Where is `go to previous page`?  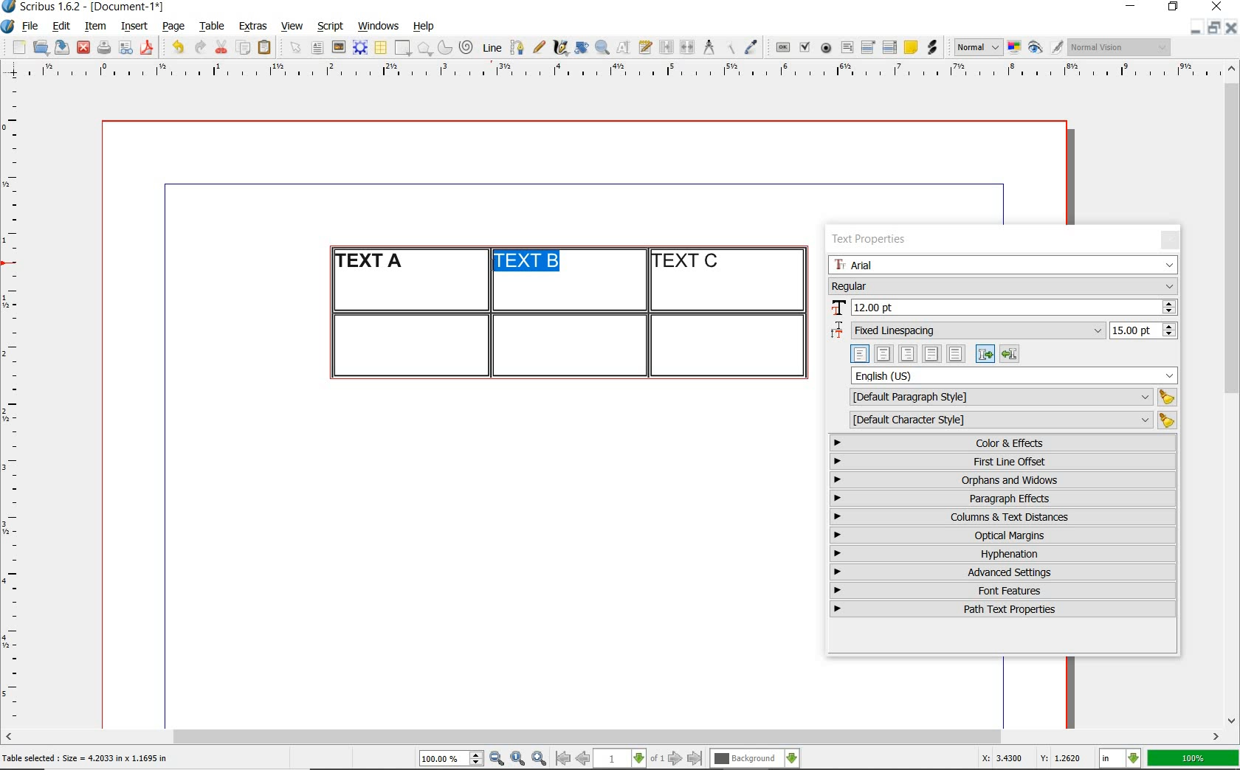
go to previous page is located at coordinates (582, 759).